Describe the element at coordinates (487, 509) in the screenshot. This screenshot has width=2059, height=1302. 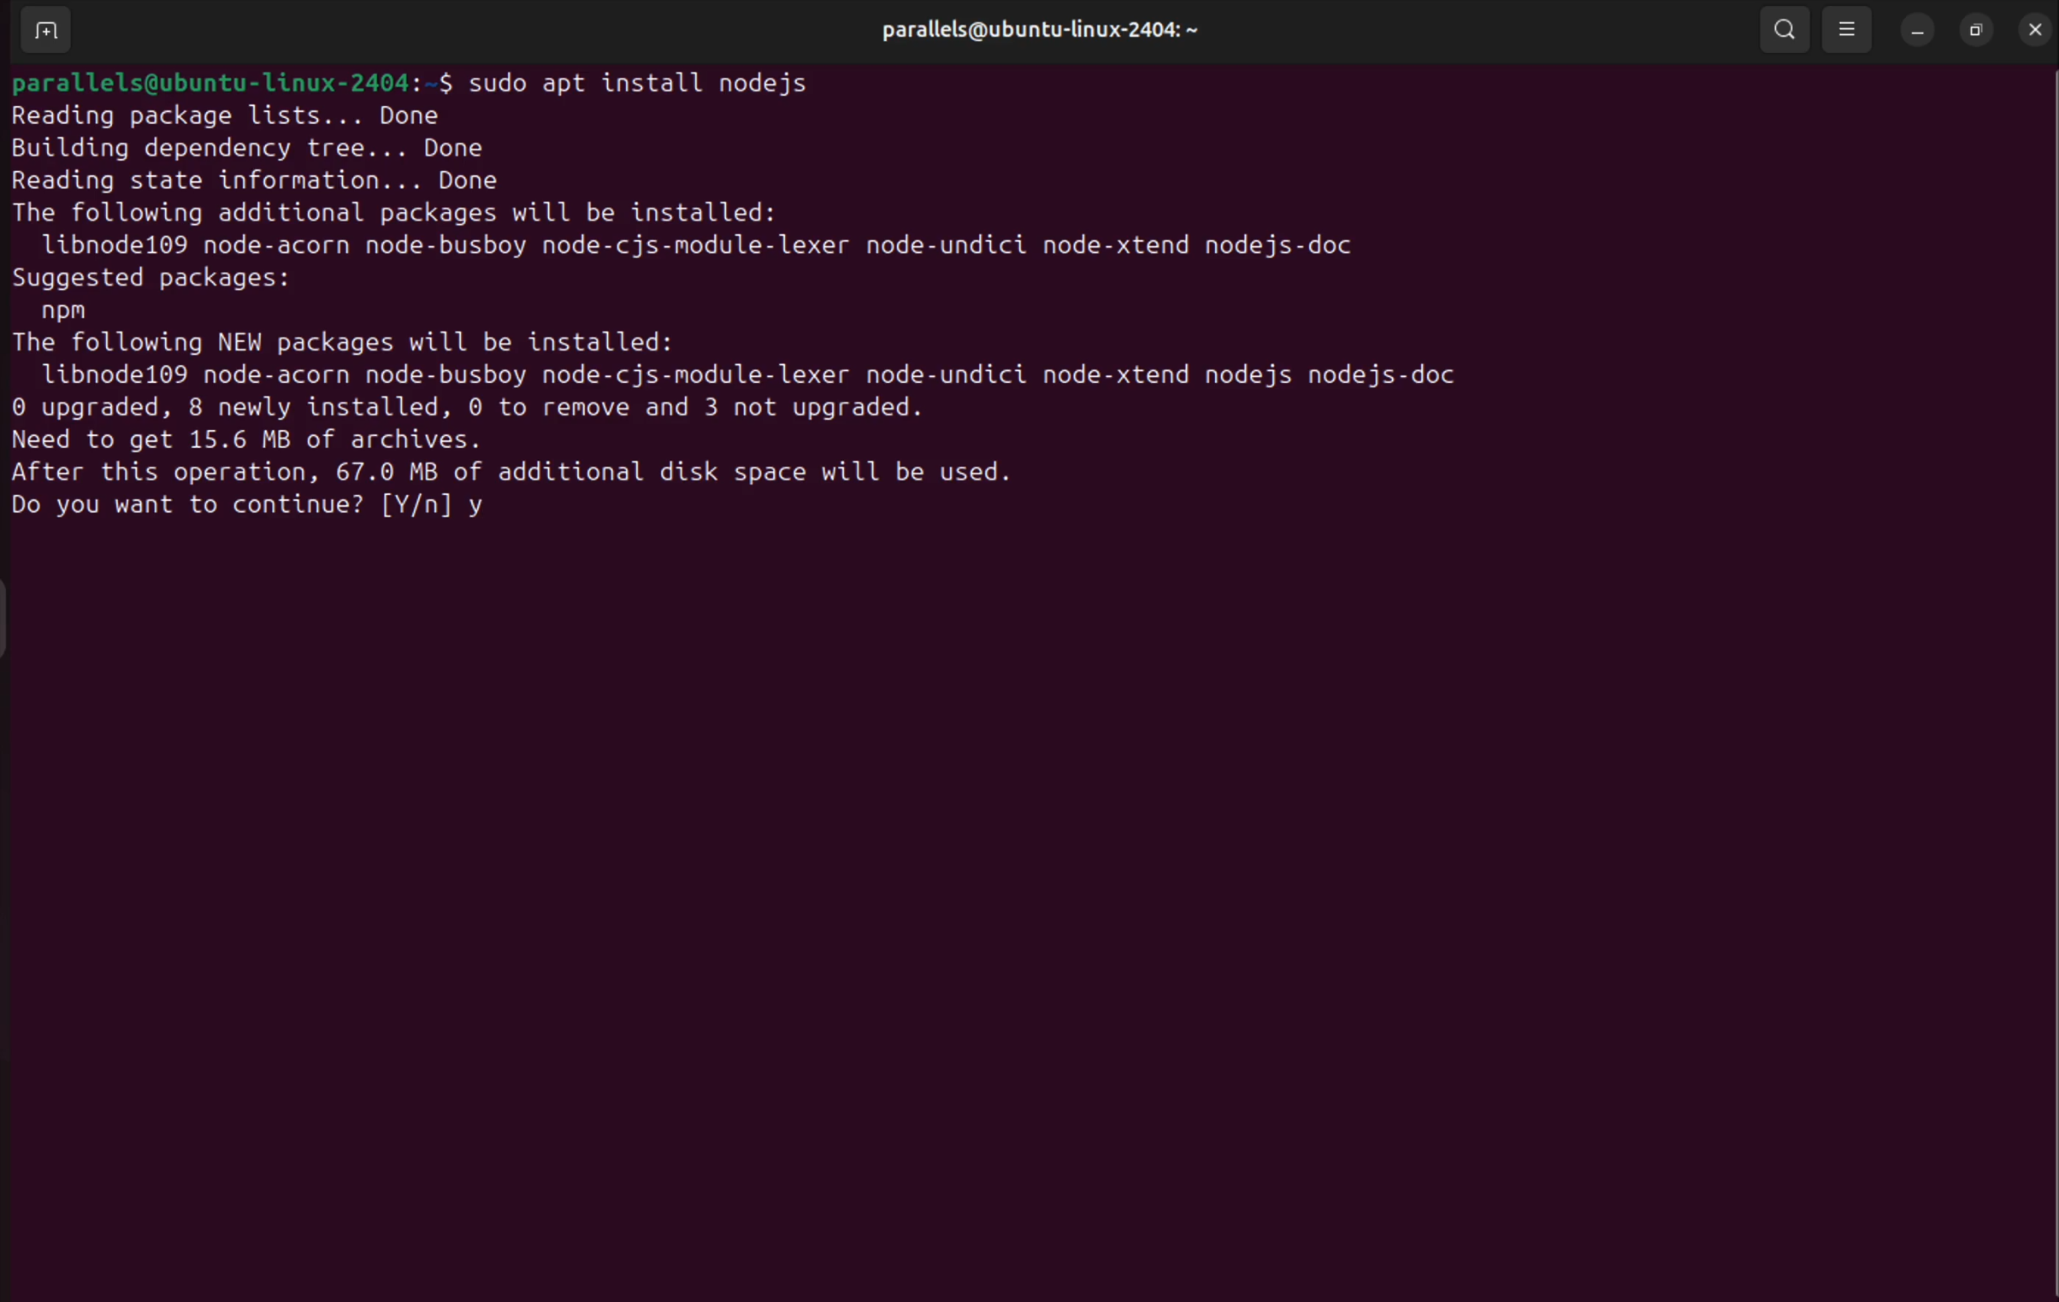
I see `y` at that location.